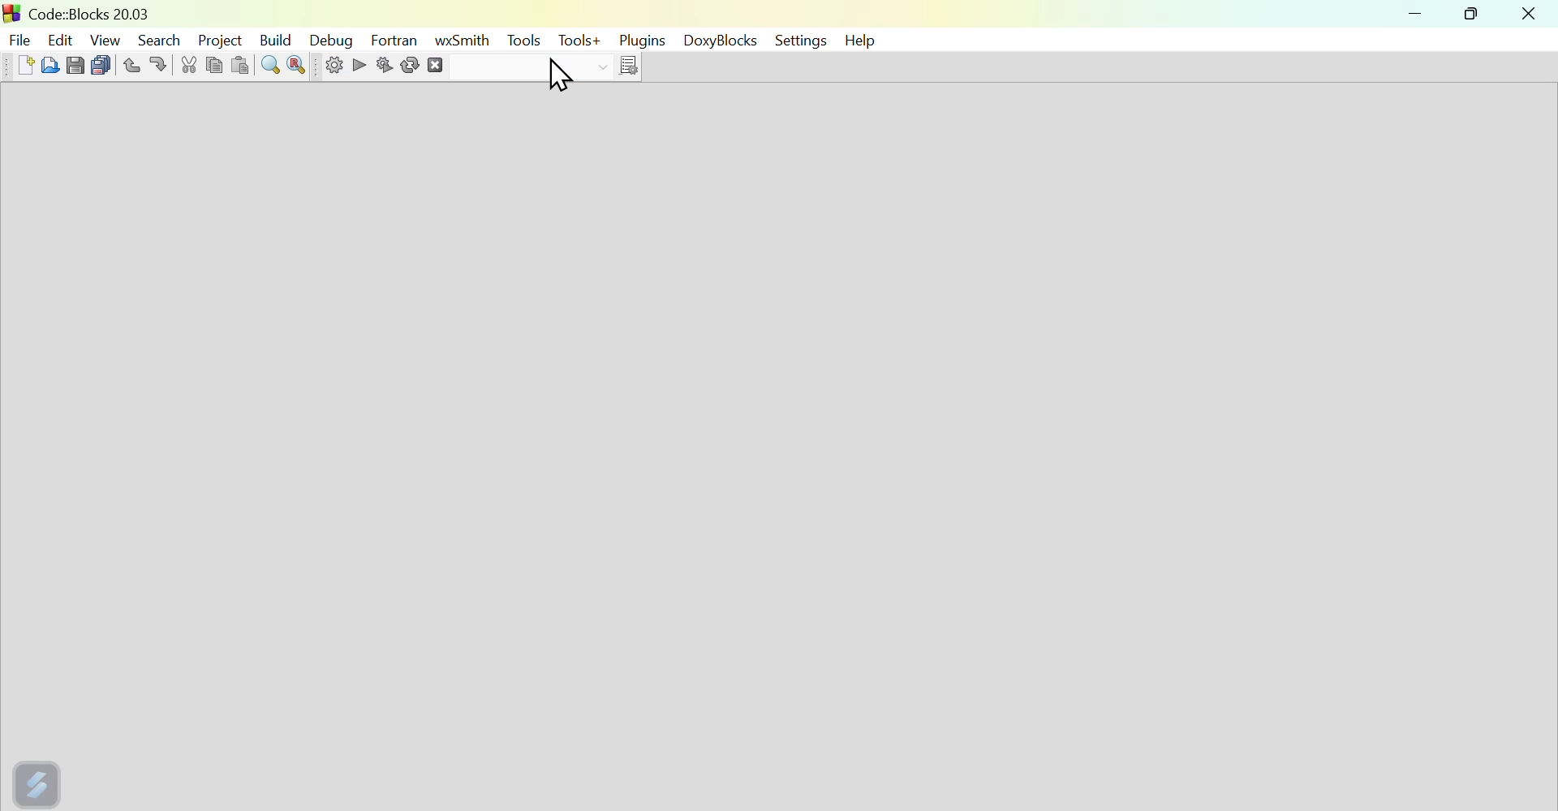  What do you see at coordinates (47, 64) in the screenshot?
I see `Open` at bounding box center [47, 64].